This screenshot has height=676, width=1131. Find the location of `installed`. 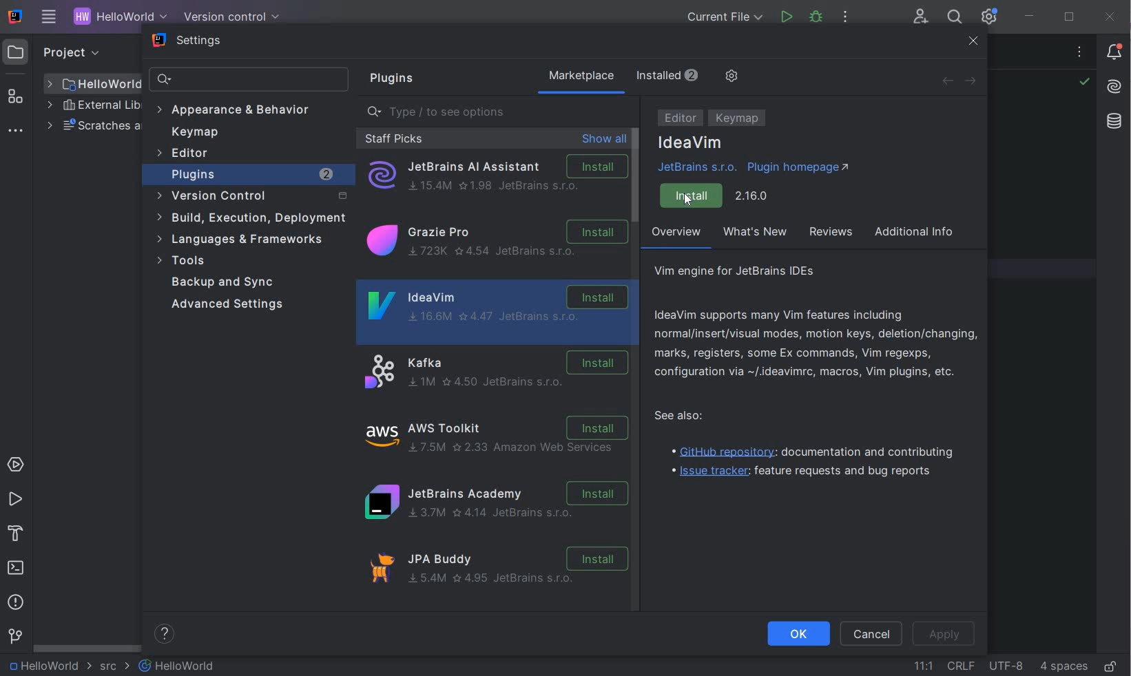

installed is located at coordinates (670, 75).